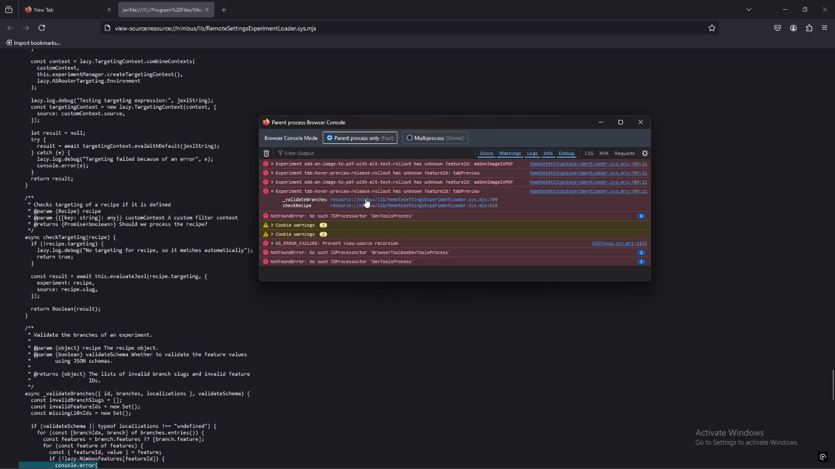 The height and width of the screenshot is (469, 835). I want to click on maximize, so click(621, 122).